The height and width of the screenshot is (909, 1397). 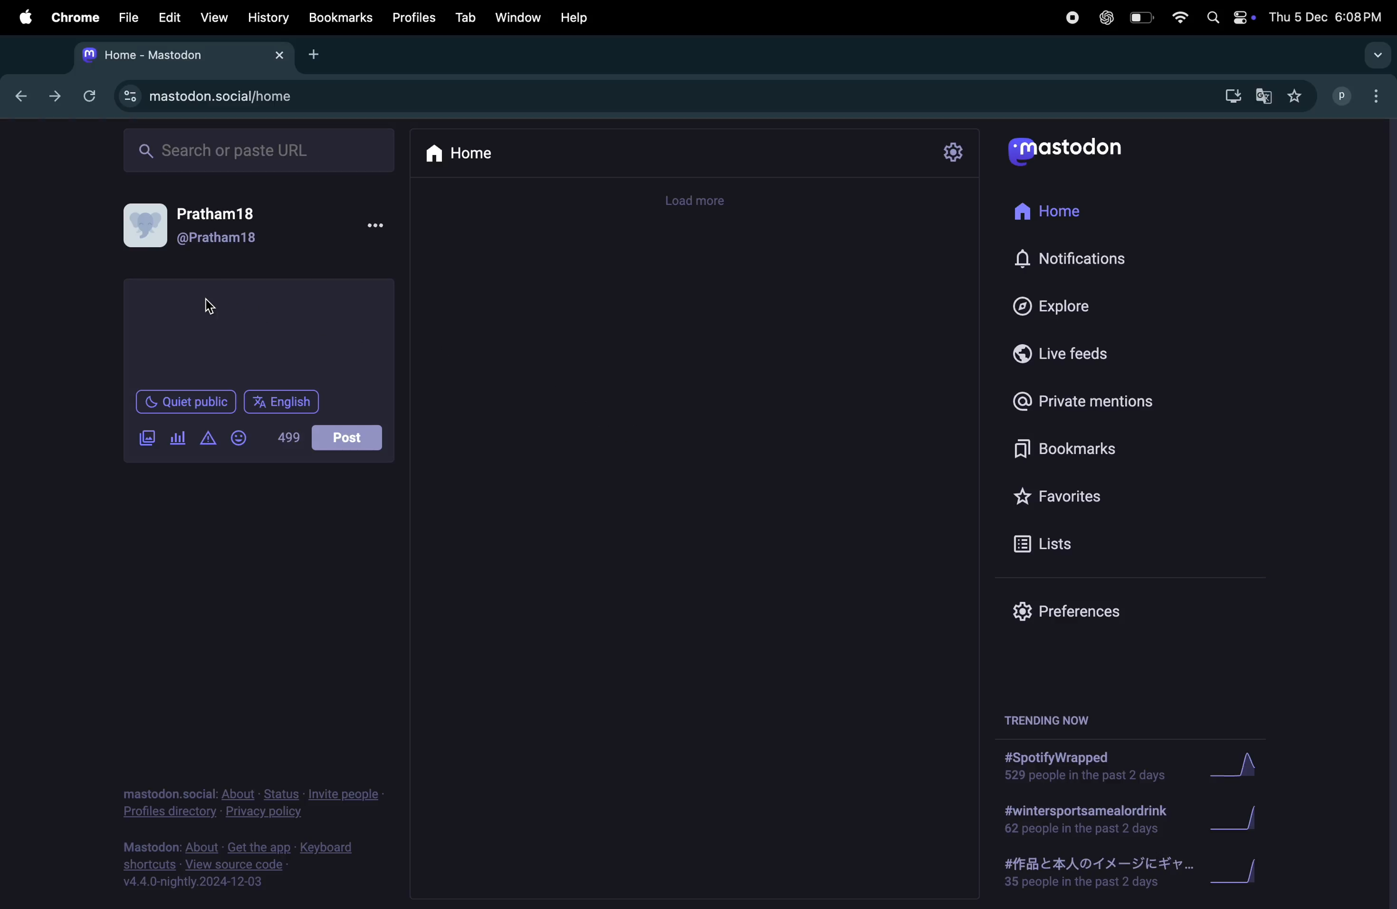 What do you see at coordinates (460, 151) in the screenshot?
I see `home` at bounding box center [460, 151].